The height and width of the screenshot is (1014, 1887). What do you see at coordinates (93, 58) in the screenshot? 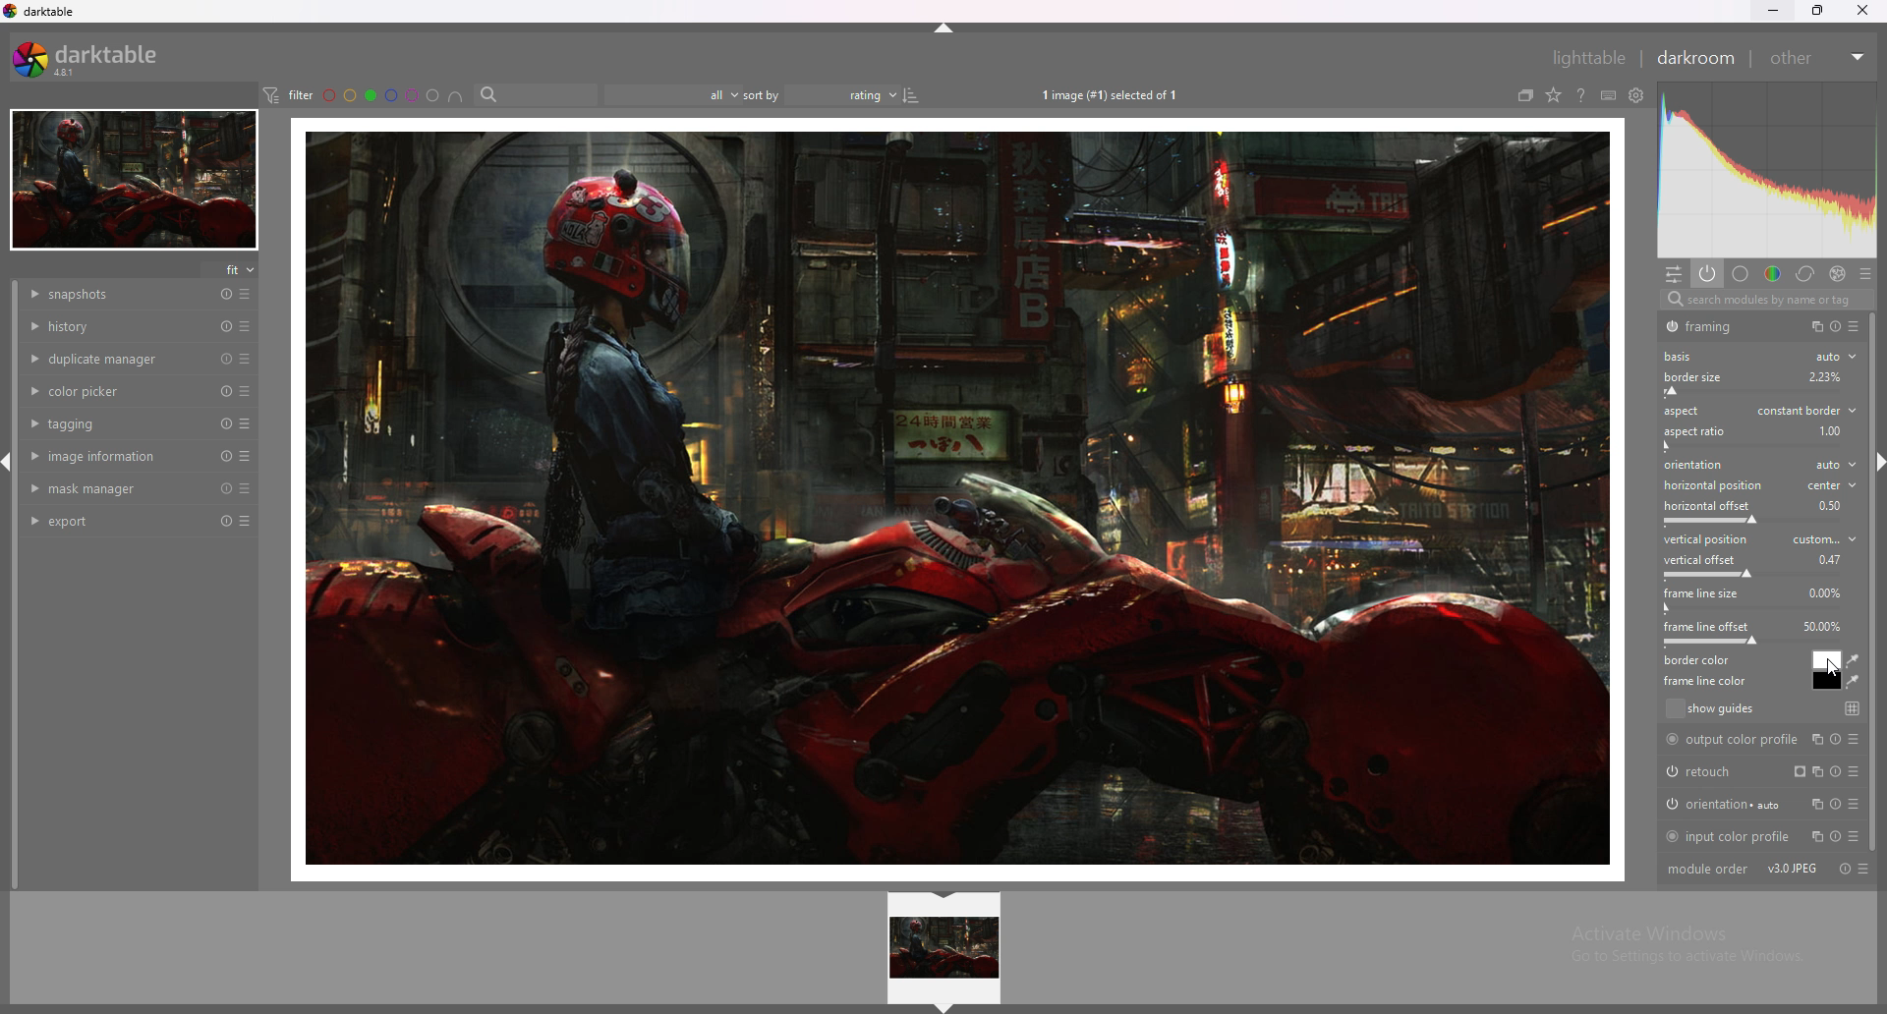
I see `darktable` at bounding box center [93, 58].